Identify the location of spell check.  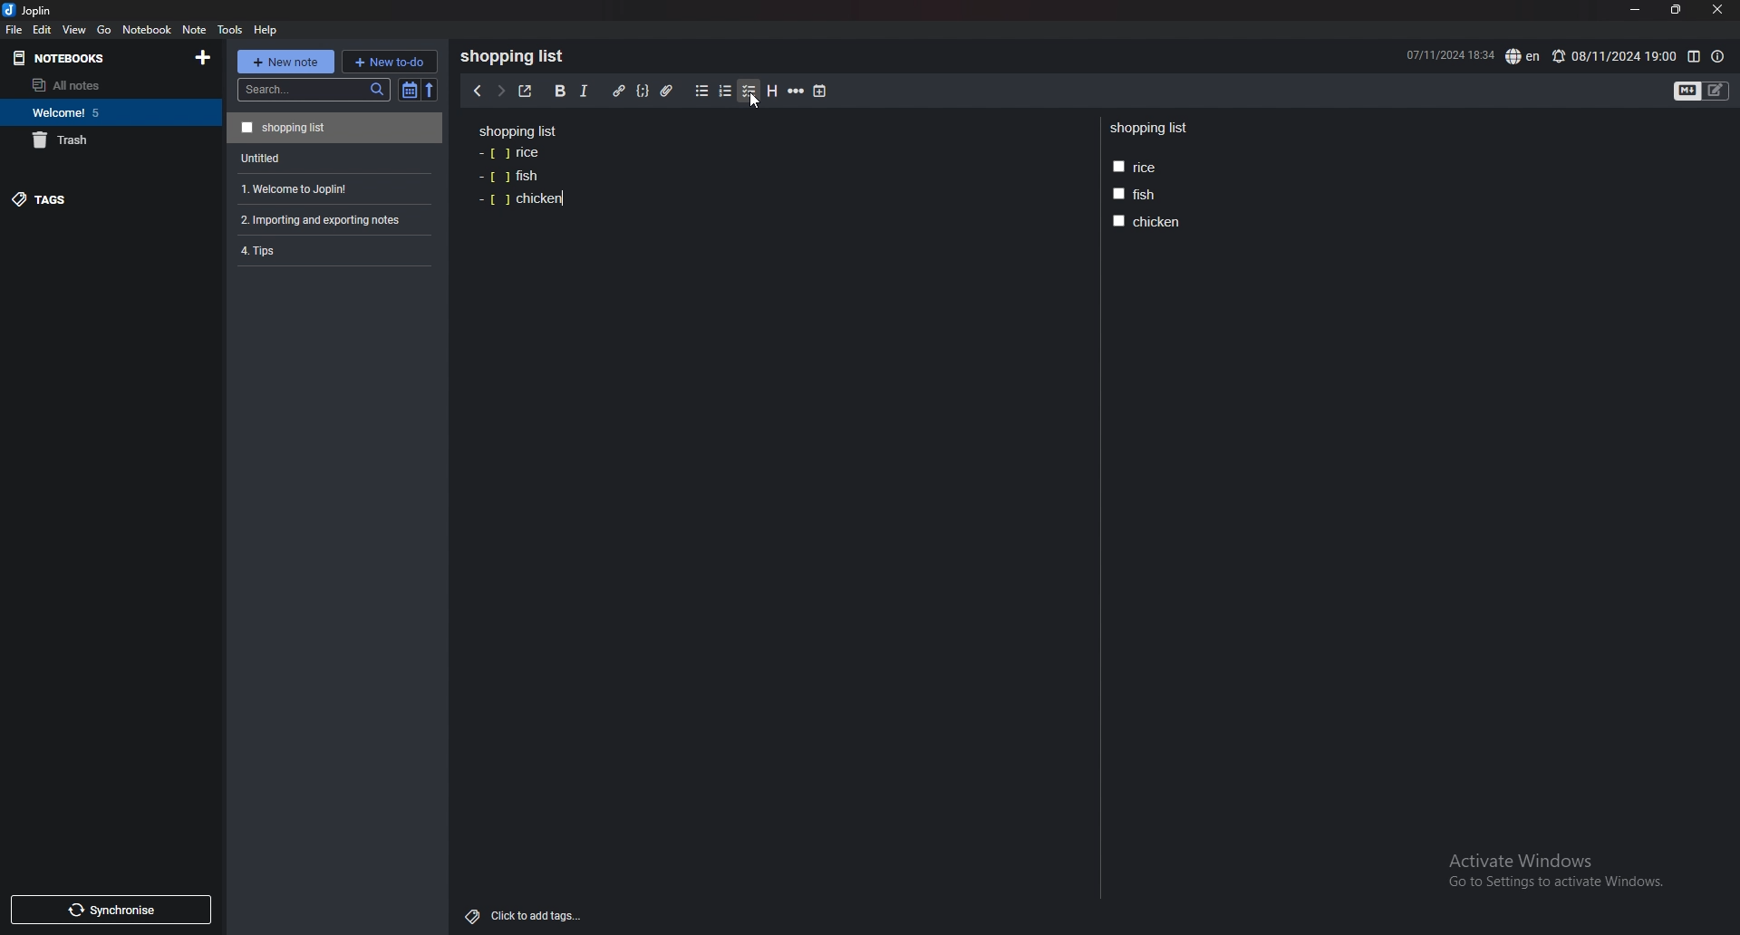
(1524, 56).